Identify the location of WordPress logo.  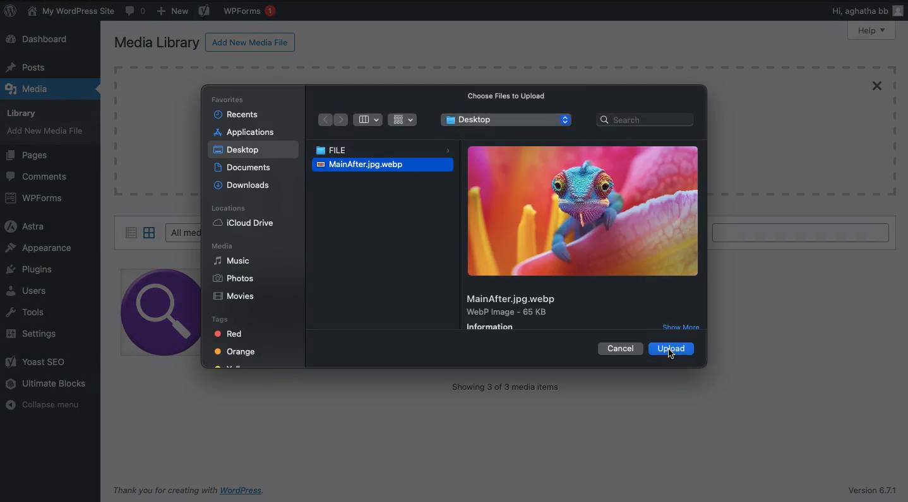
(10, 11).